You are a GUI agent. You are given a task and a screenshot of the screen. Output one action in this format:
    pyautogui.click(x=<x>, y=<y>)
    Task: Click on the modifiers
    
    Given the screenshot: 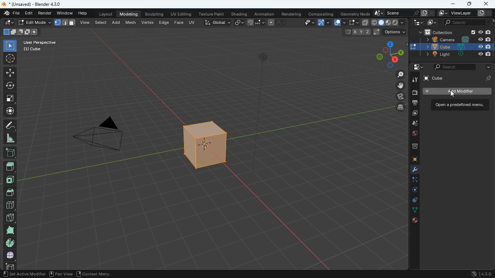 What is the action you would take?
    pyautogui.click(x=413, y=171)
    